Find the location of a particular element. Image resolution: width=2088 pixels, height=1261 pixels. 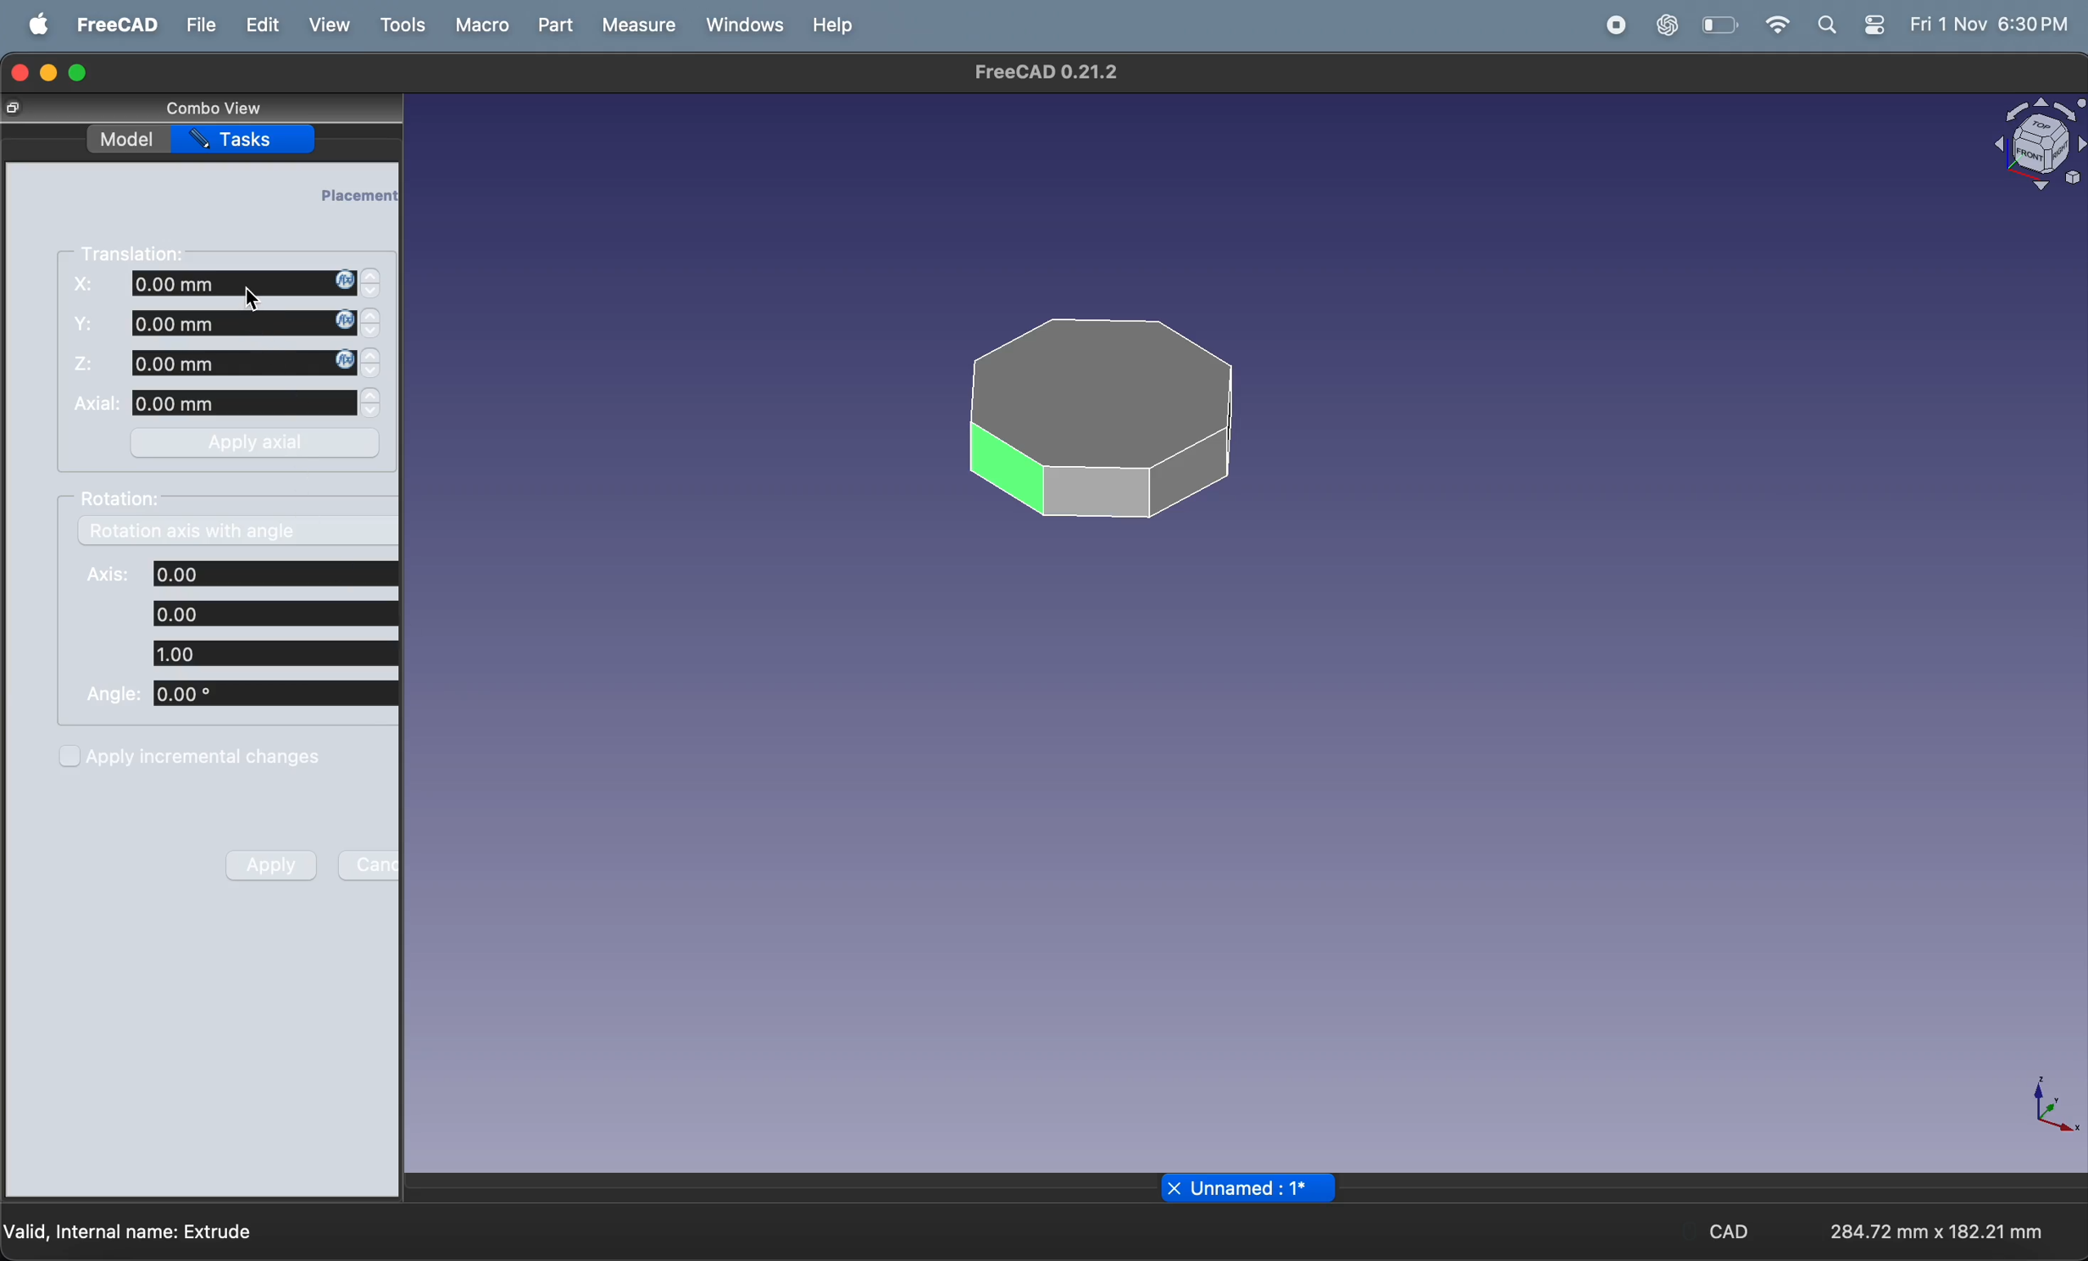

Z: 0.00 mm is located at coordinates (214, 364).